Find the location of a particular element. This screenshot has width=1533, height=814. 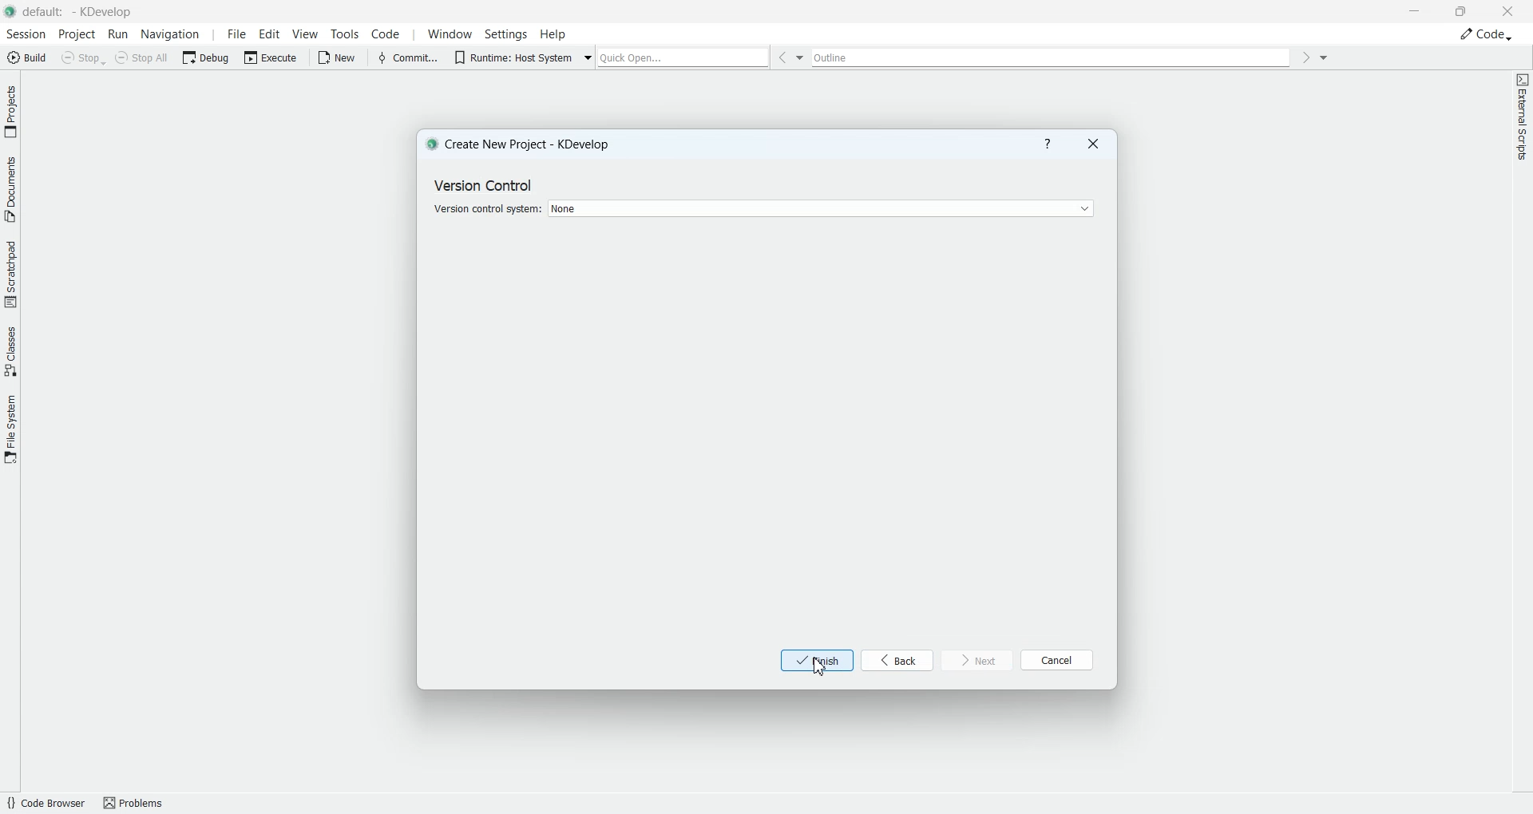

Create New Project is located at coordinates (523, 144).